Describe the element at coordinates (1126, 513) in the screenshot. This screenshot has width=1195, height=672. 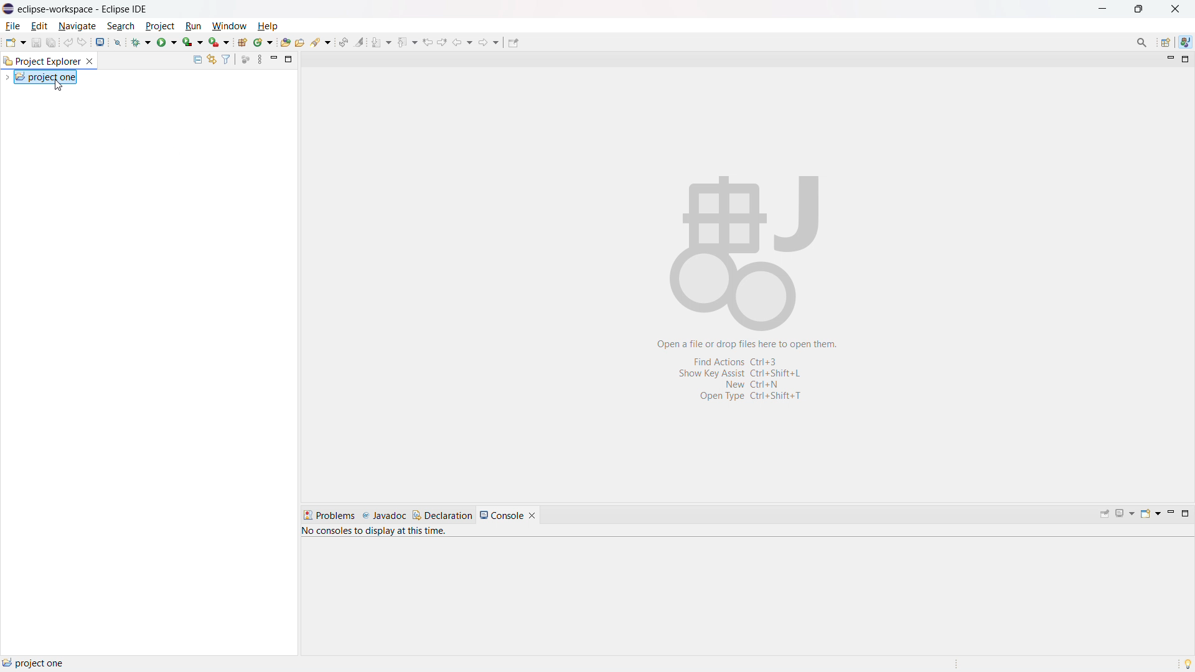
I see `display selected console` at that location.